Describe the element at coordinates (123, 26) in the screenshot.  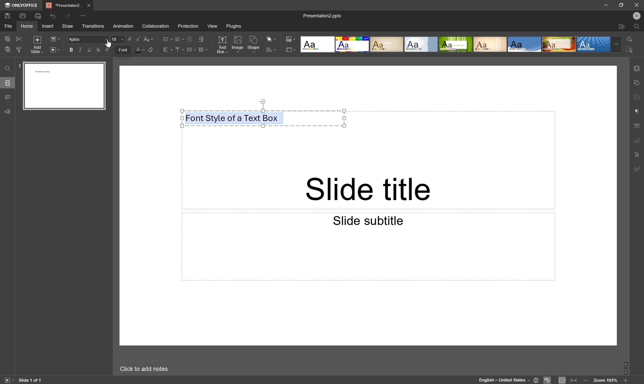
I see `Animation` at that location.